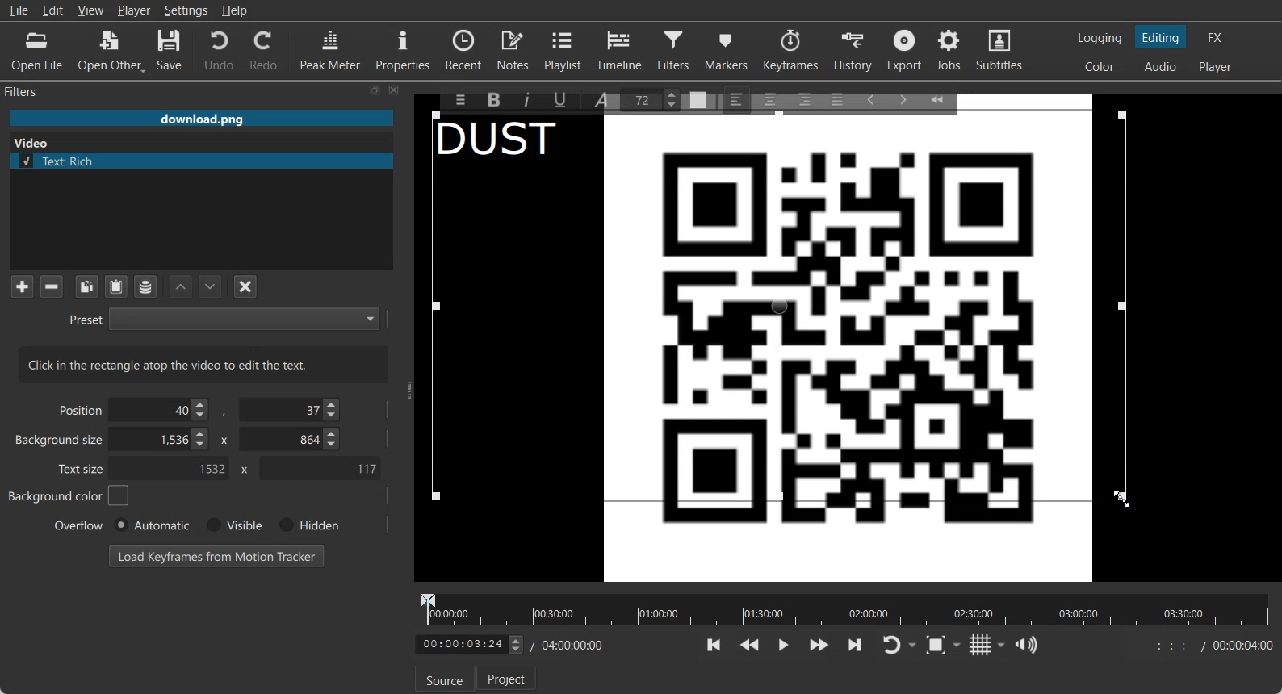 Image resolution: width=1282 pixels, height=694 pixels. What do you see at coordinates (291, 441) in the screenshot?
I see `Background size Y- Co-ordinate` at bounding box center [291, 441].